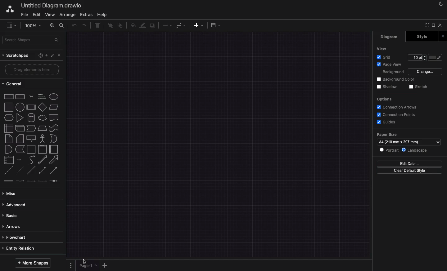  I want to click on callout, so click(32, 139).